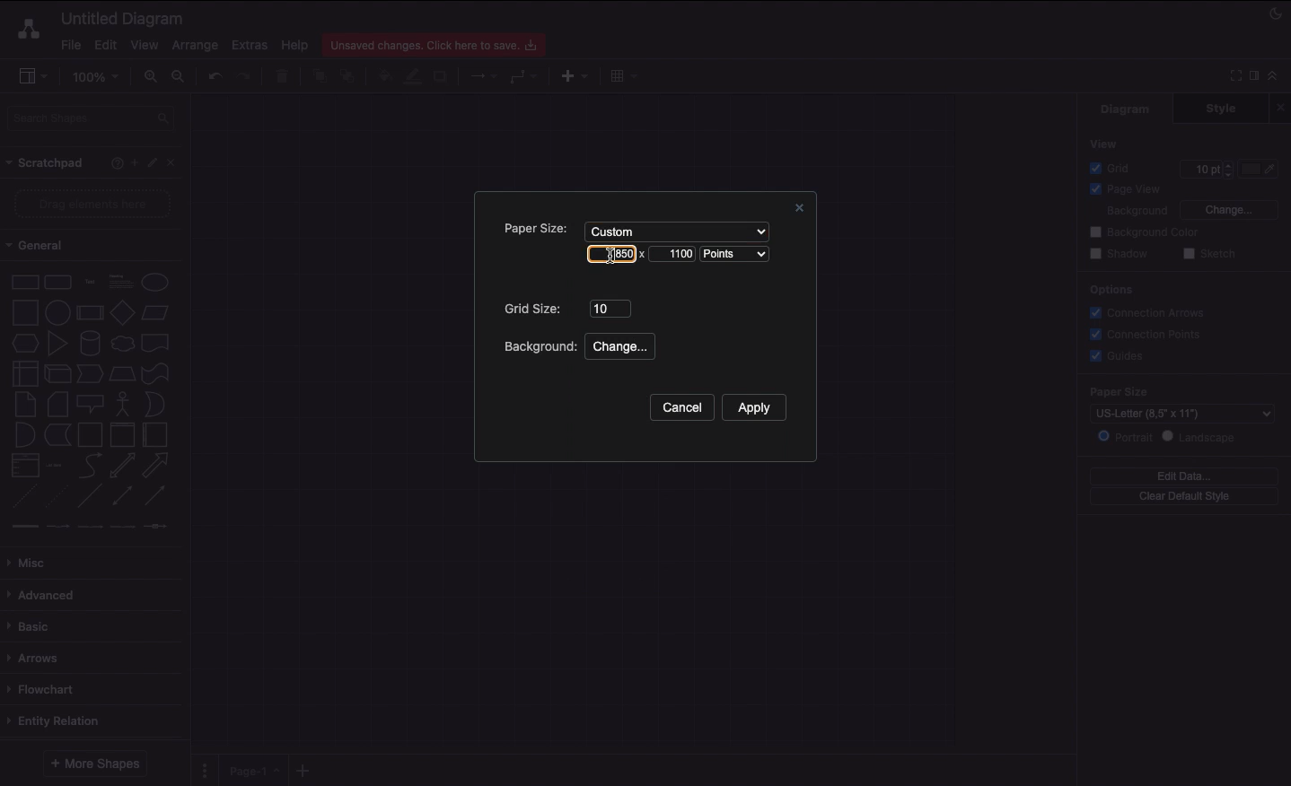 The height and width of the screenshot is (786, 1291). What do you see at coordinates (69, 45) in the screenshot?
I see `File` at bounding box center [69, 45].